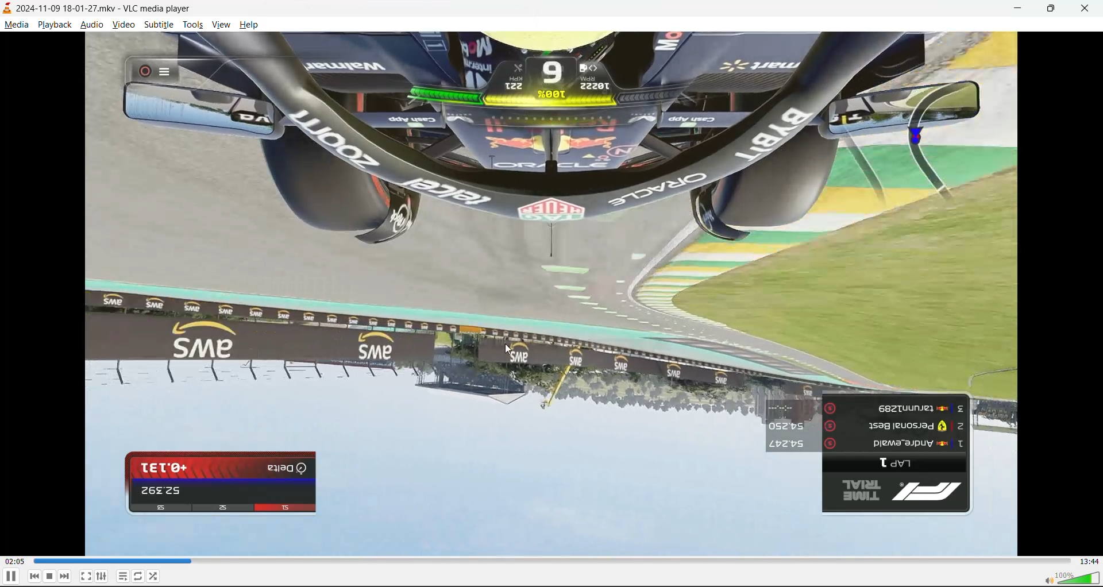 Image resolution: width=1103 pixels, height=587 pixels. I want to click on video, so click(124, 27).